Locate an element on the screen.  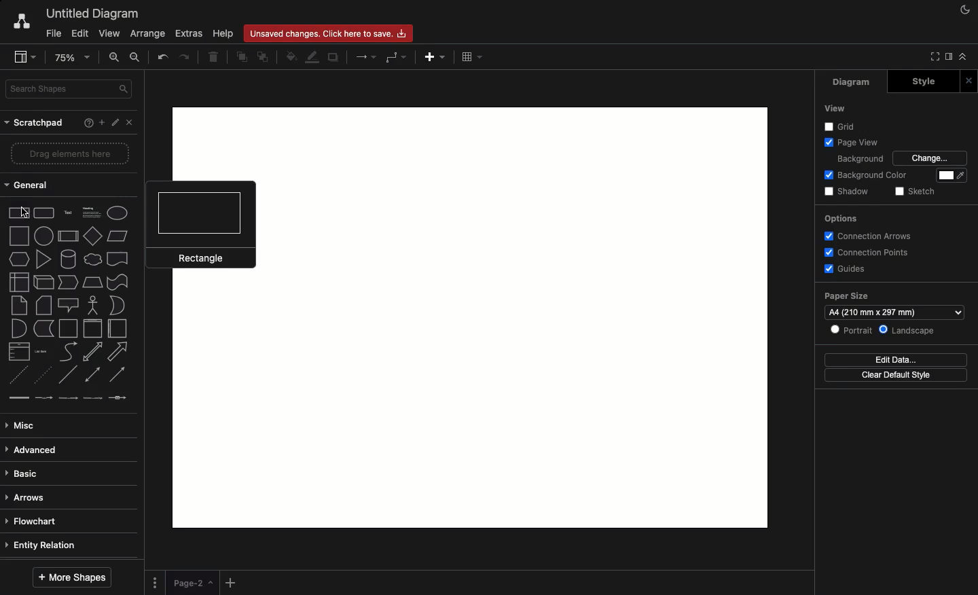
Drag elements here is located at coordinates (72, 153).